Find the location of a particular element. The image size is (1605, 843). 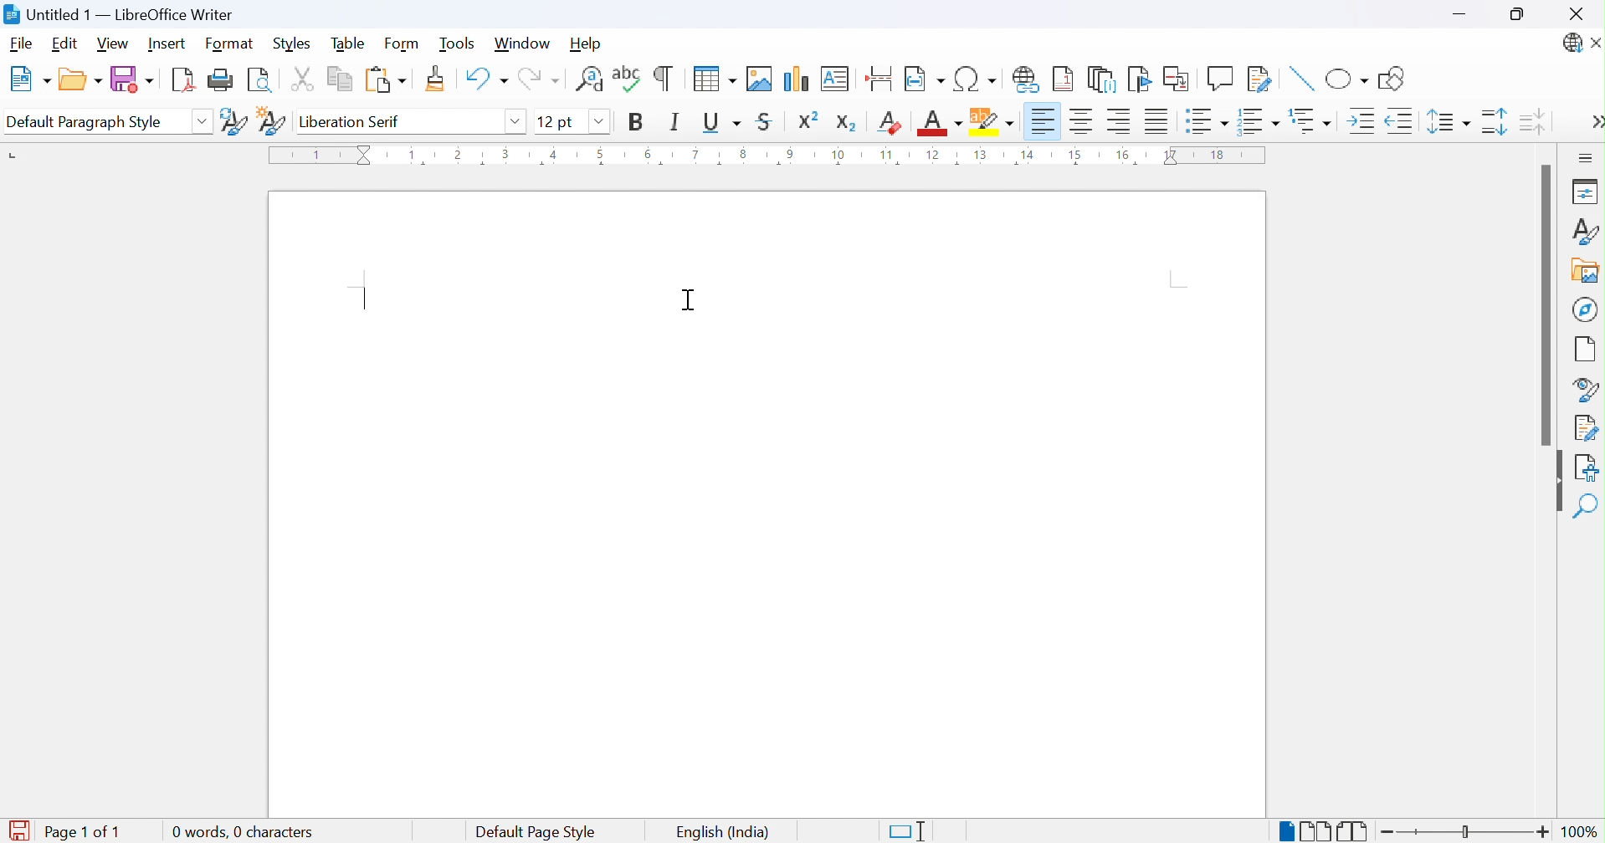

Italic is located at coordinates (677, 123).